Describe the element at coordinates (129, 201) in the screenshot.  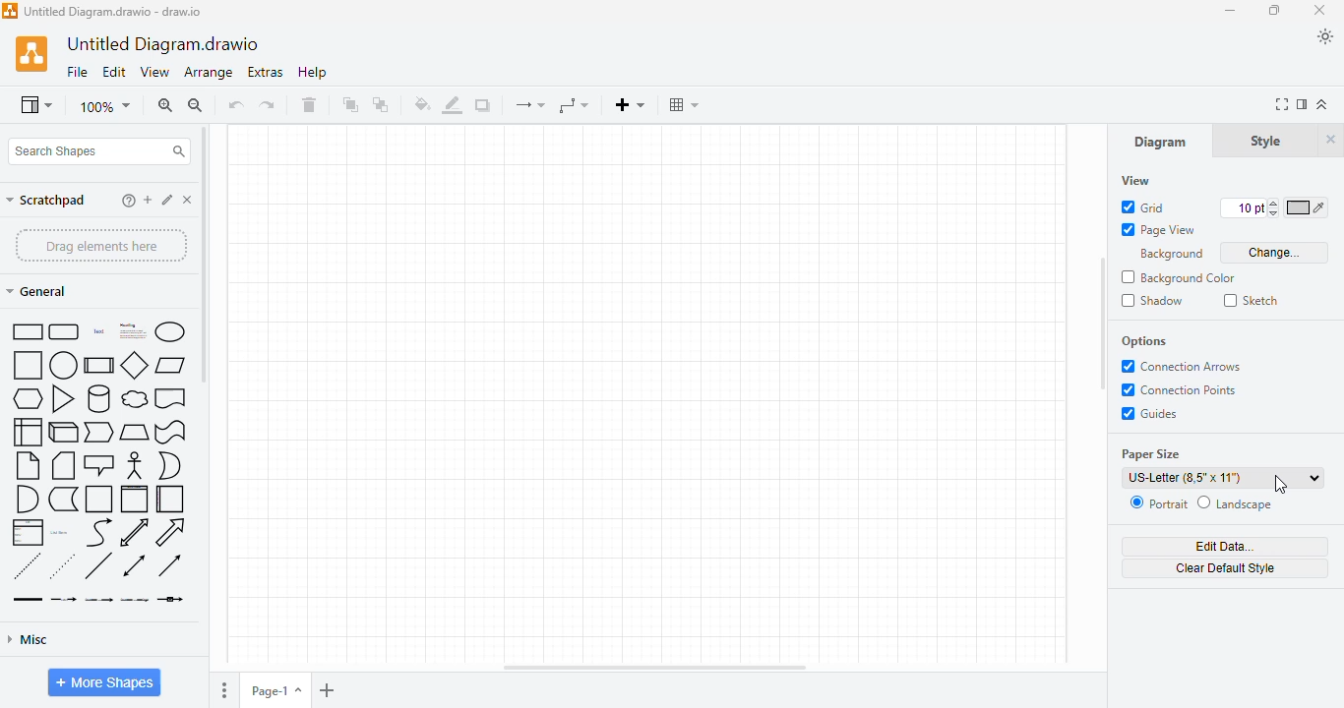
I see `help` at that location.